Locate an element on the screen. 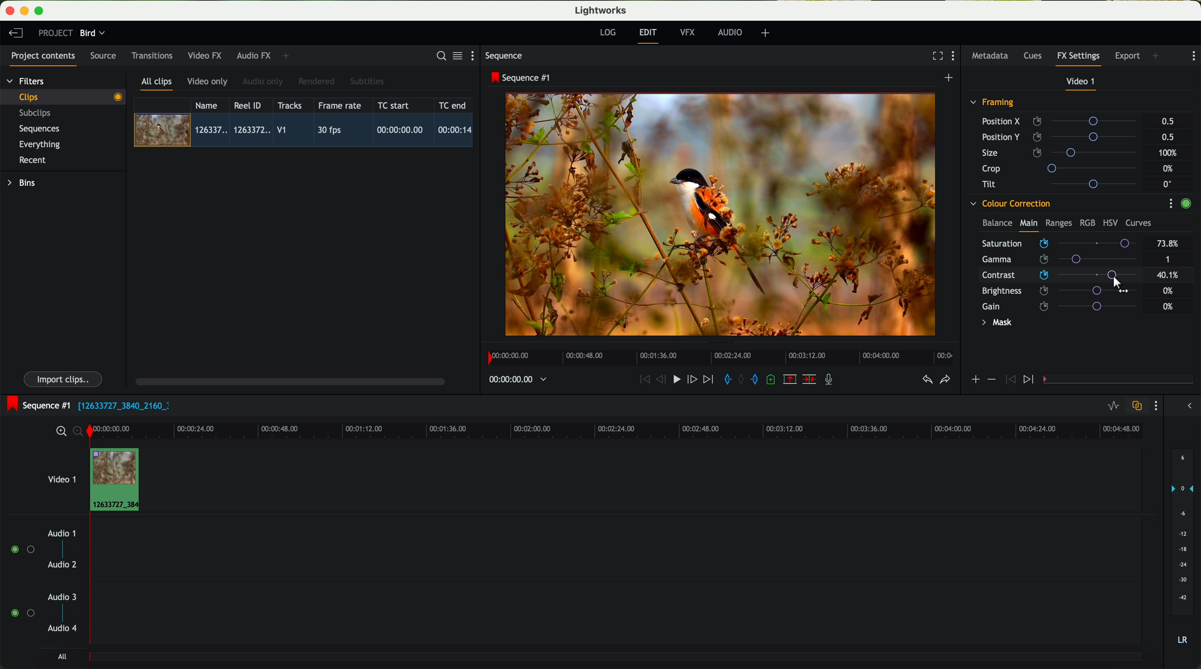 This screenshot has width=1201, height=669. fullscreen is located at coordinates (936, 55).